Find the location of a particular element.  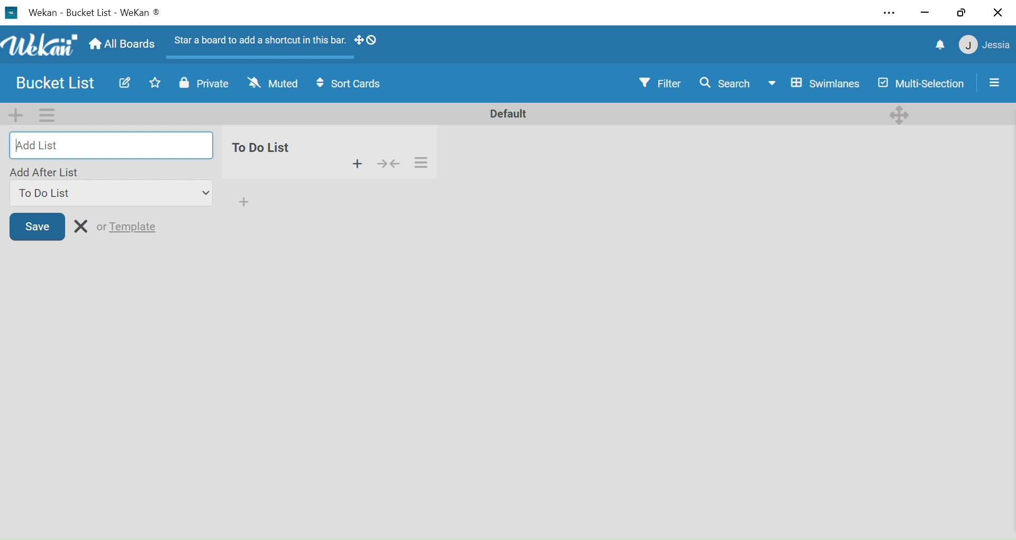

After List Field is located at coordinates (101, 193).